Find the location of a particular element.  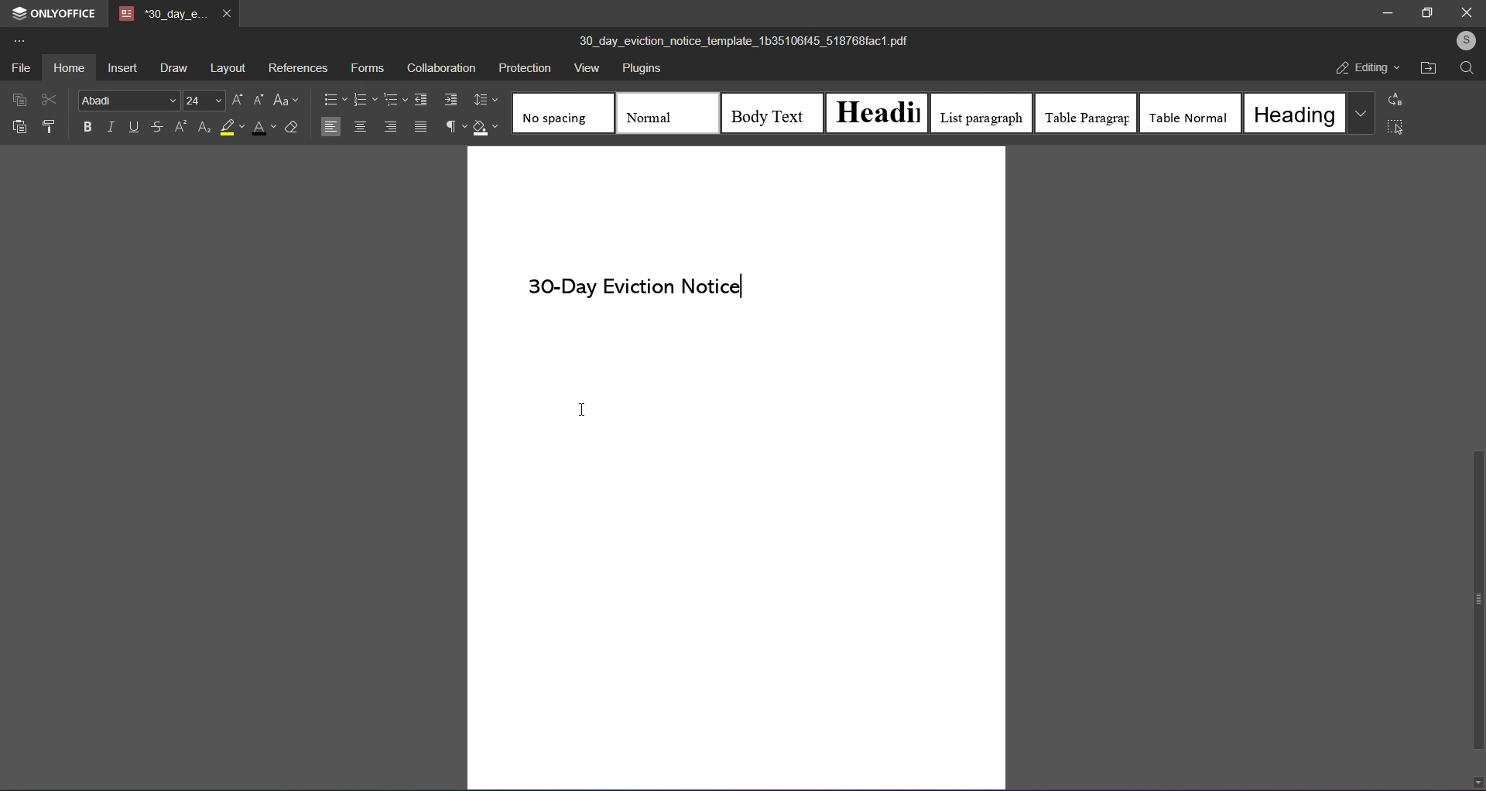

superscript is located at coordinates (180, 127).